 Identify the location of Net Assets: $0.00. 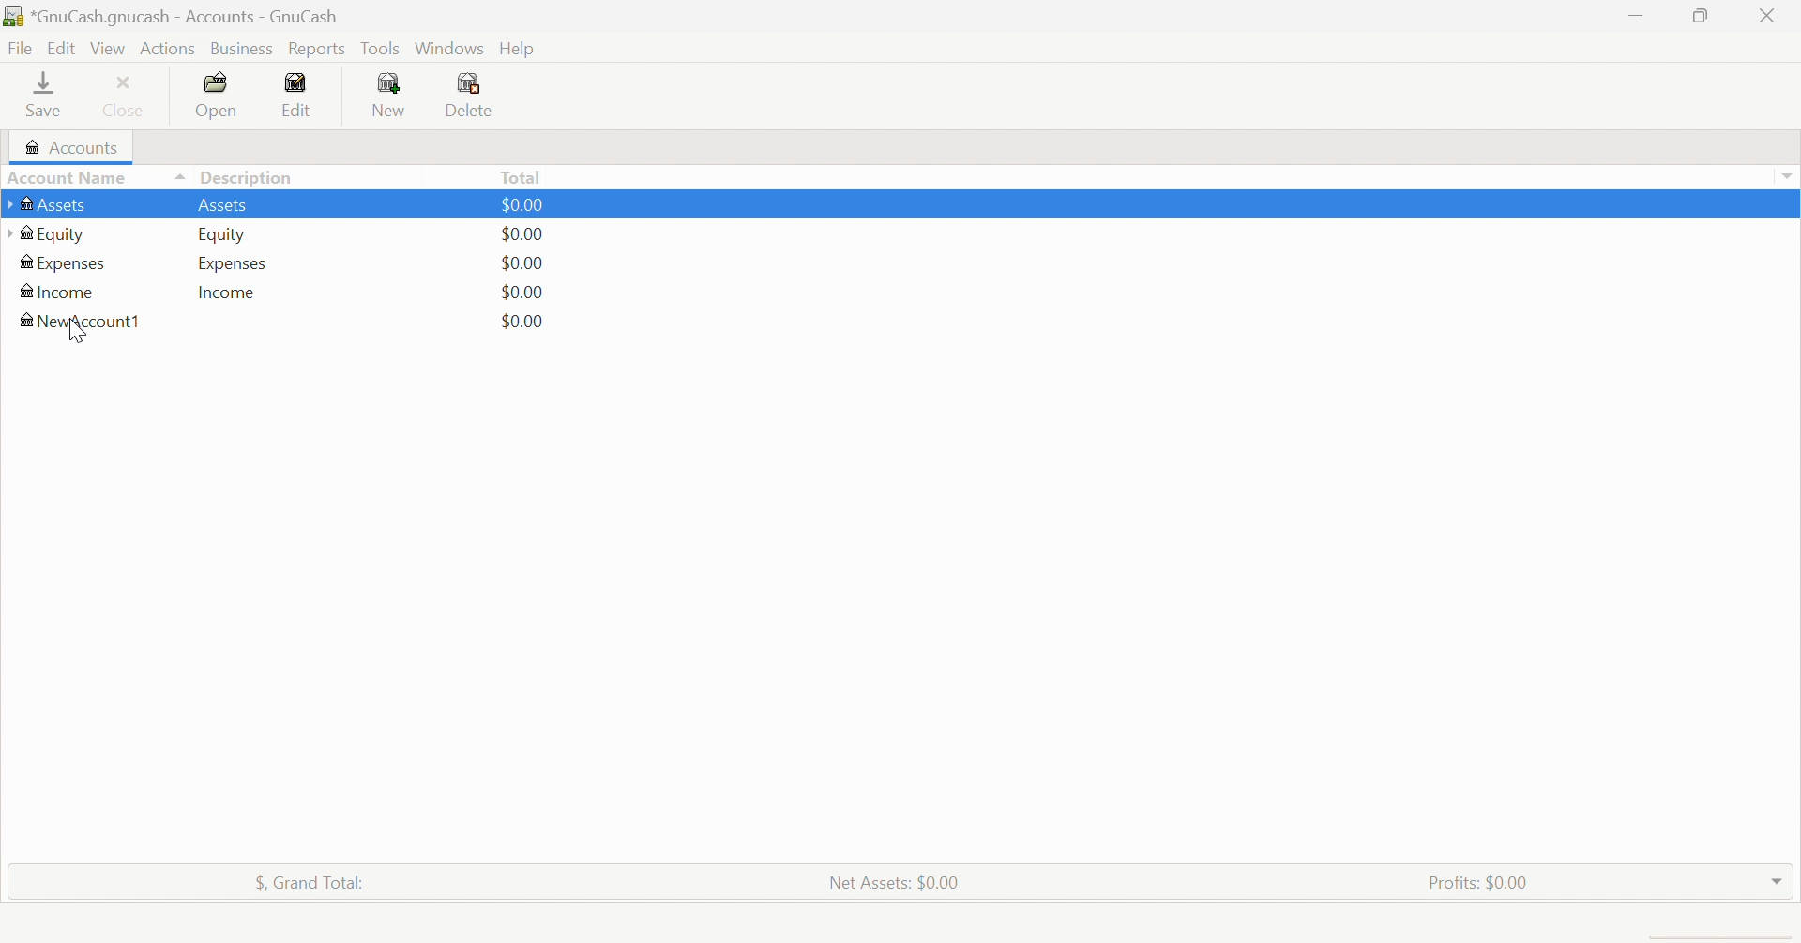
(895, 882).